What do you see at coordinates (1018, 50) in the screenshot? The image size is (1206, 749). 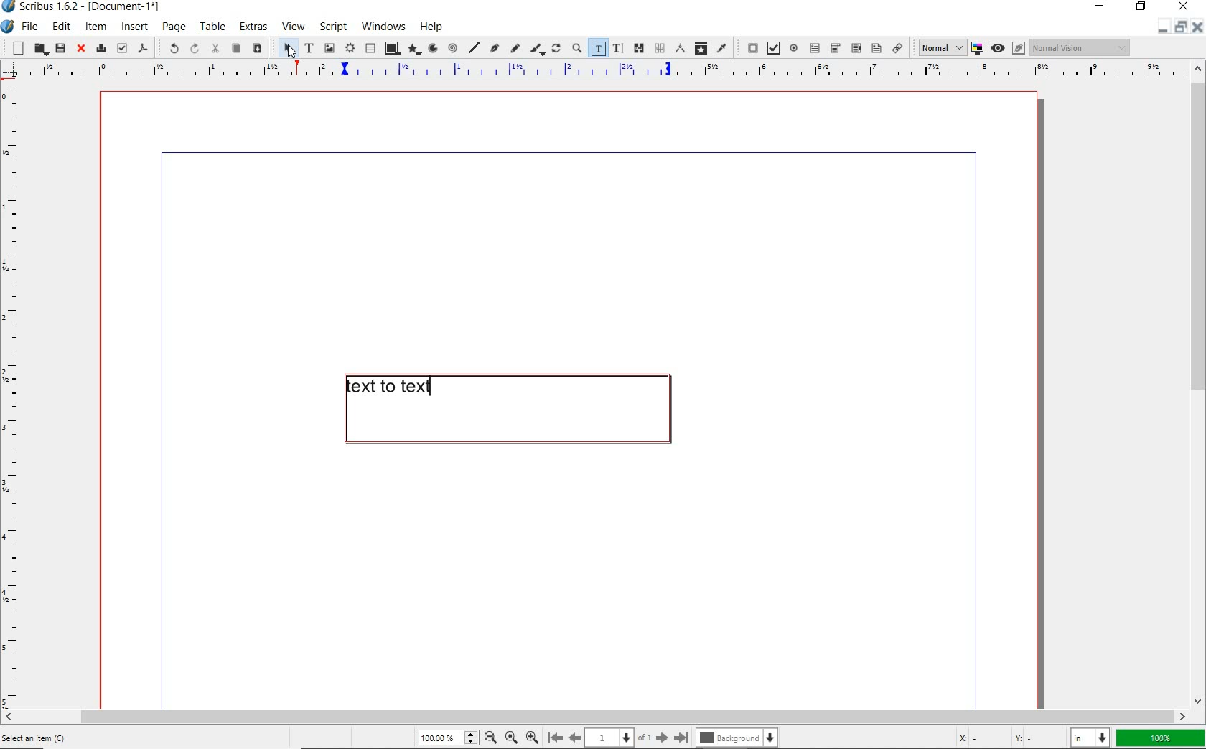 I see `Edit in preview mode` at bounding box center [1018, 50].